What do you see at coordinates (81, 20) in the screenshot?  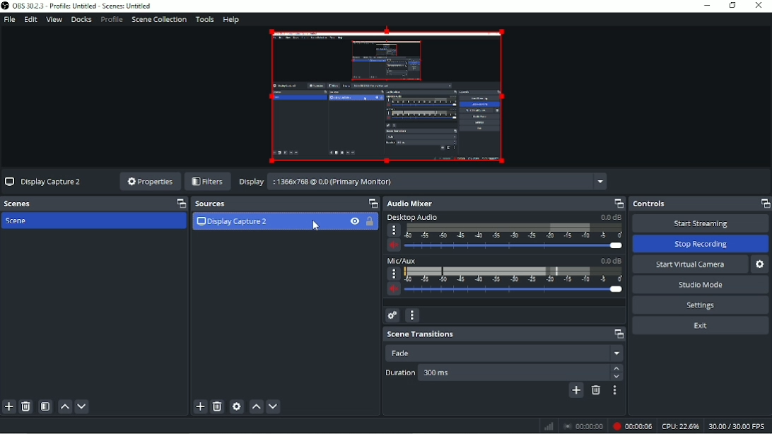 I see `Docks` at bounding box center [81, 20].